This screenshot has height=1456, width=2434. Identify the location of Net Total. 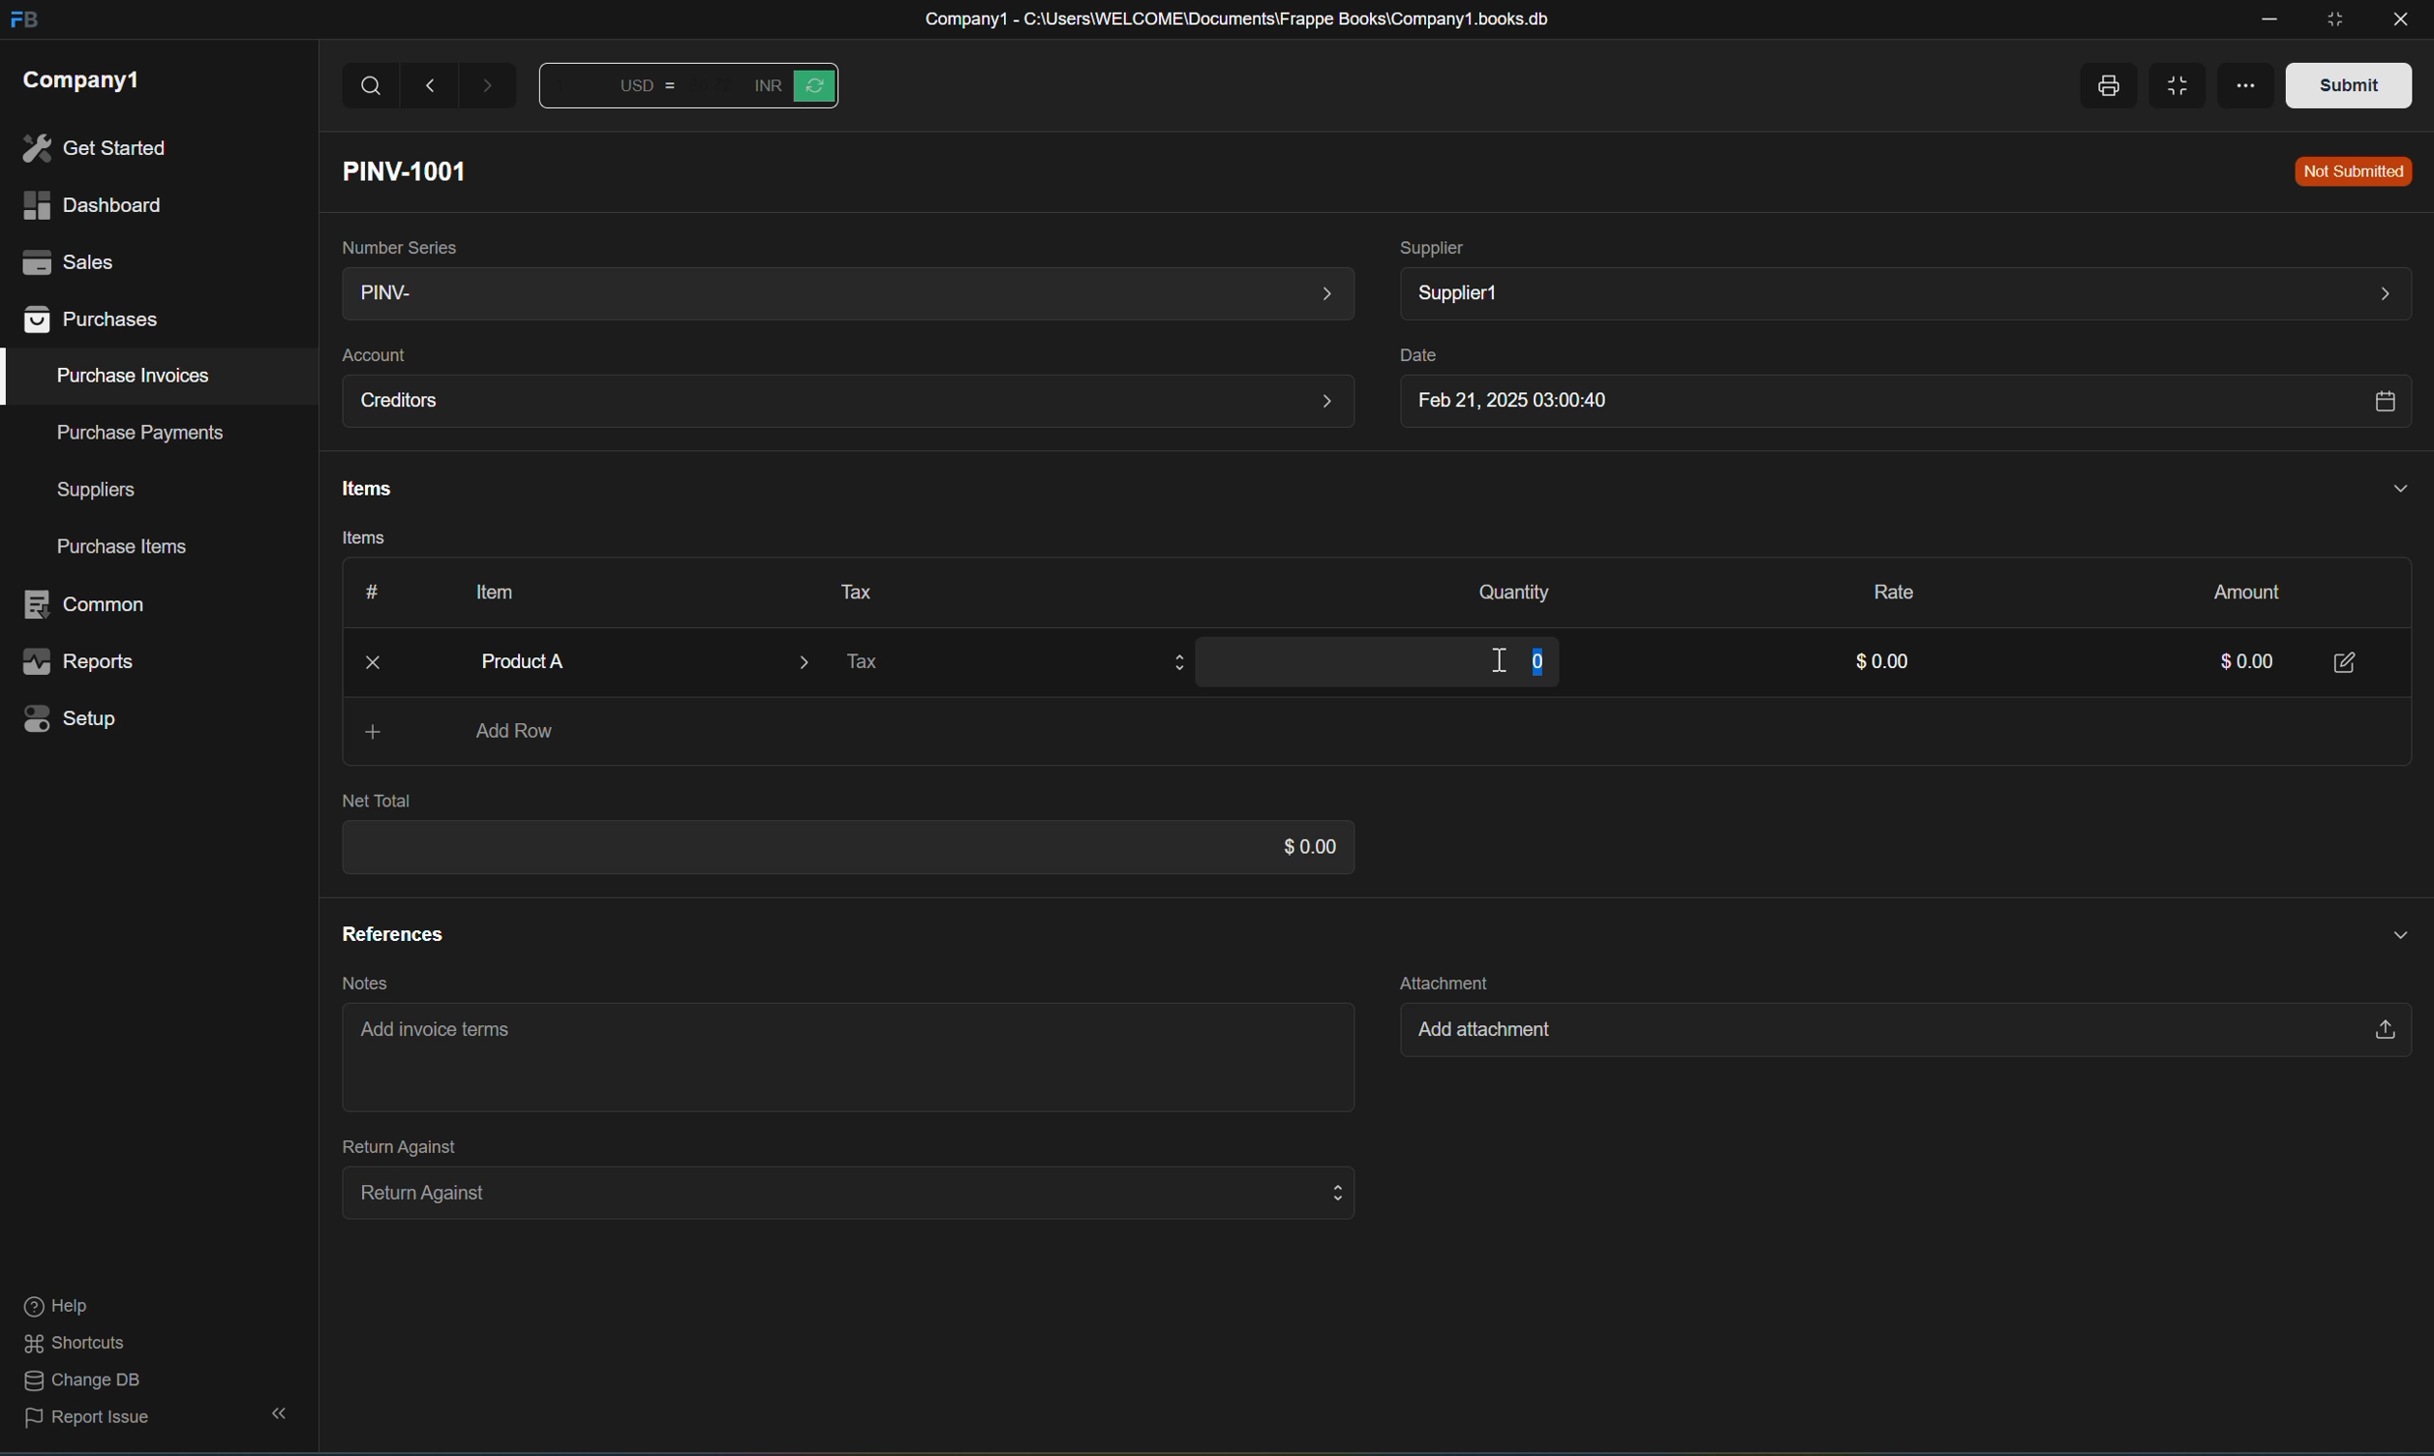
(377, 801).